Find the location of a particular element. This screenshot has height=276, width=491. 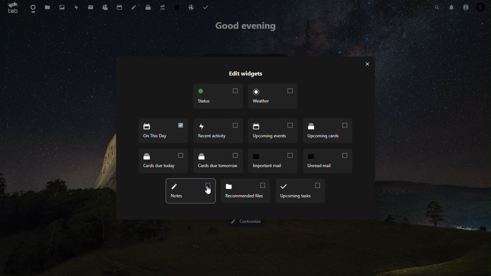

Upcoming tasks is located at coordinates (301, 191).